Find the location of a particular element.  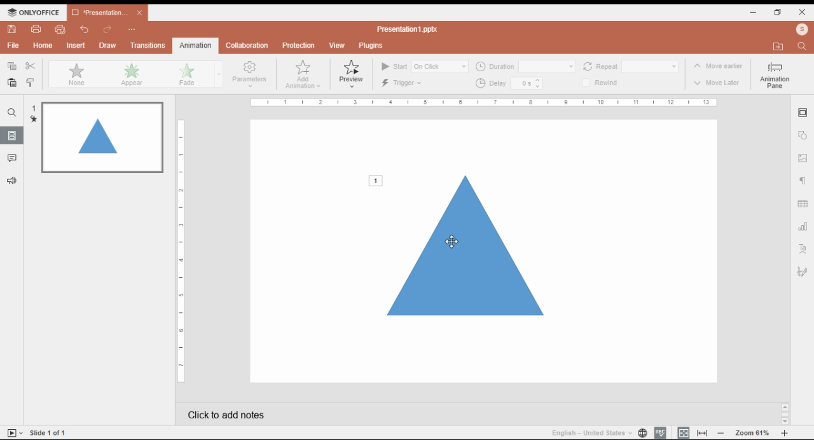

open file location is located at coordinates (779, 47).